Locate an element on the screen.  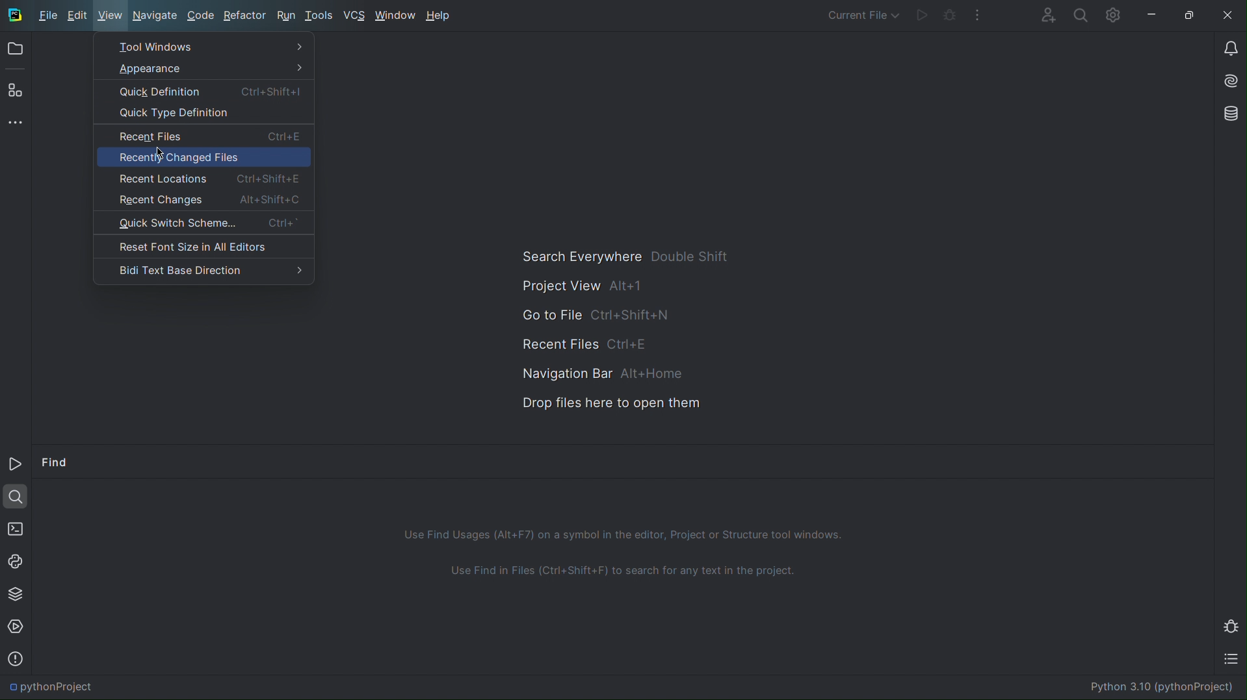
Run is located at coordinates (16, 466).